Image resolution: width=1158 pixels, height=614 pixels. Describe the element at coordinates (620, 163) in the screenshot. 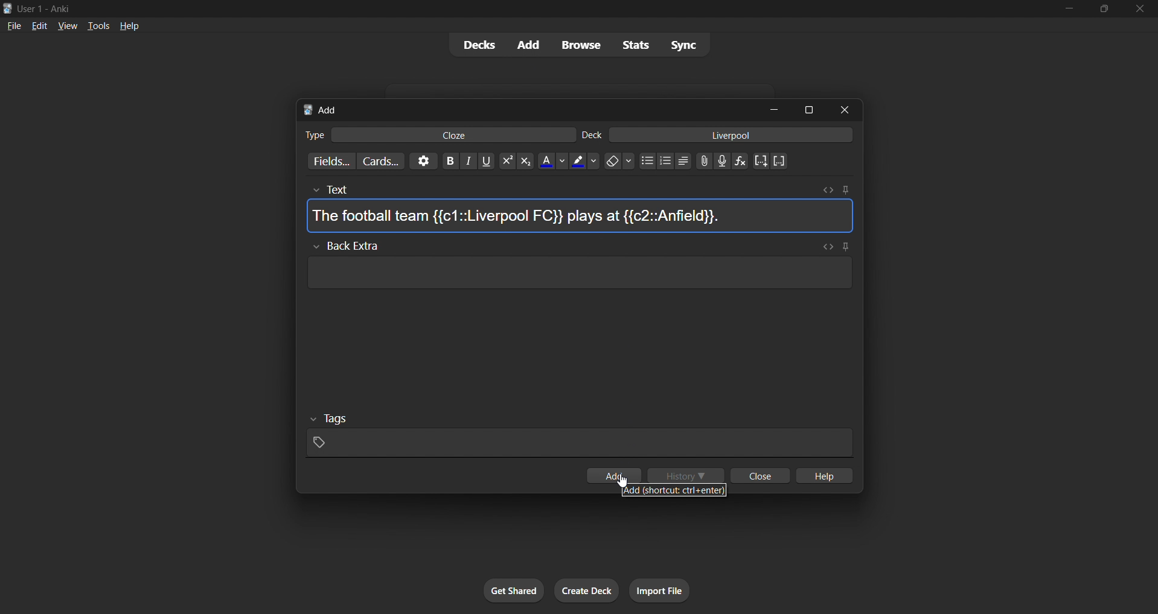

I see `erase formatting` at that location.